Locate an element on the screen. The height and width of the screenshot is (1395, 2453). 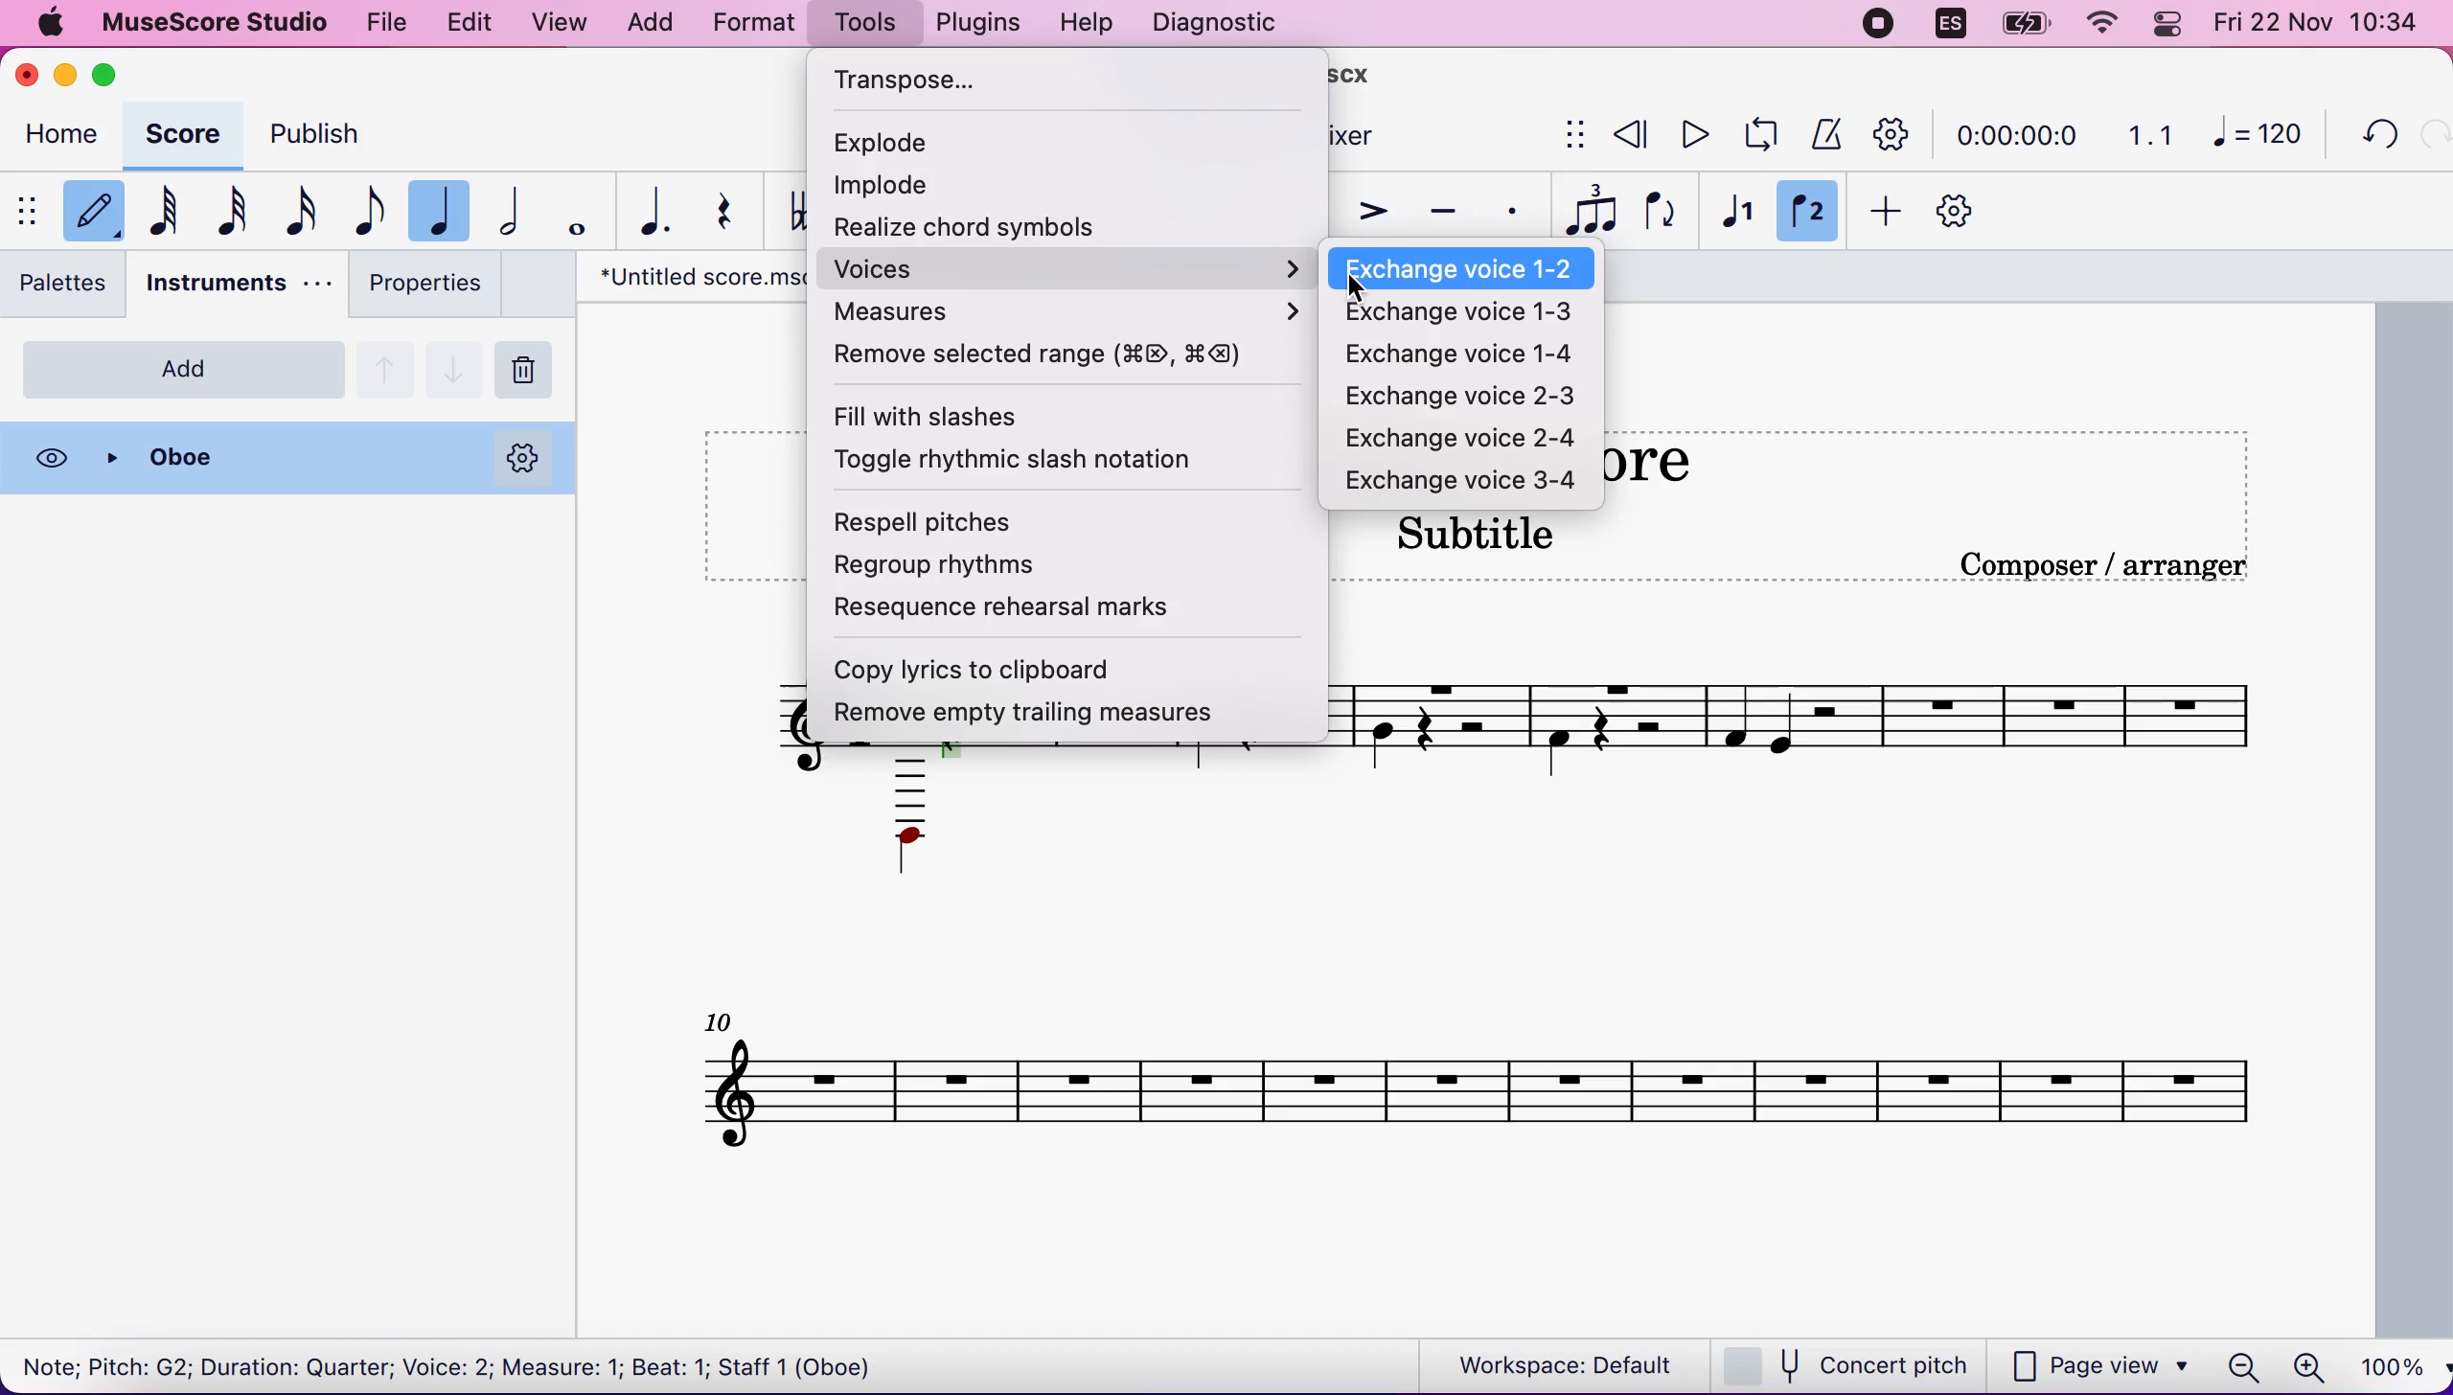
add is located at coordinates (657, 24).